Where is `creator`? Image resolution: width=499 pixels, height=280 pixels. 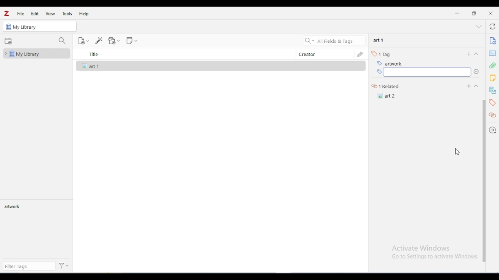
creator is located at coordinates (324, 54).